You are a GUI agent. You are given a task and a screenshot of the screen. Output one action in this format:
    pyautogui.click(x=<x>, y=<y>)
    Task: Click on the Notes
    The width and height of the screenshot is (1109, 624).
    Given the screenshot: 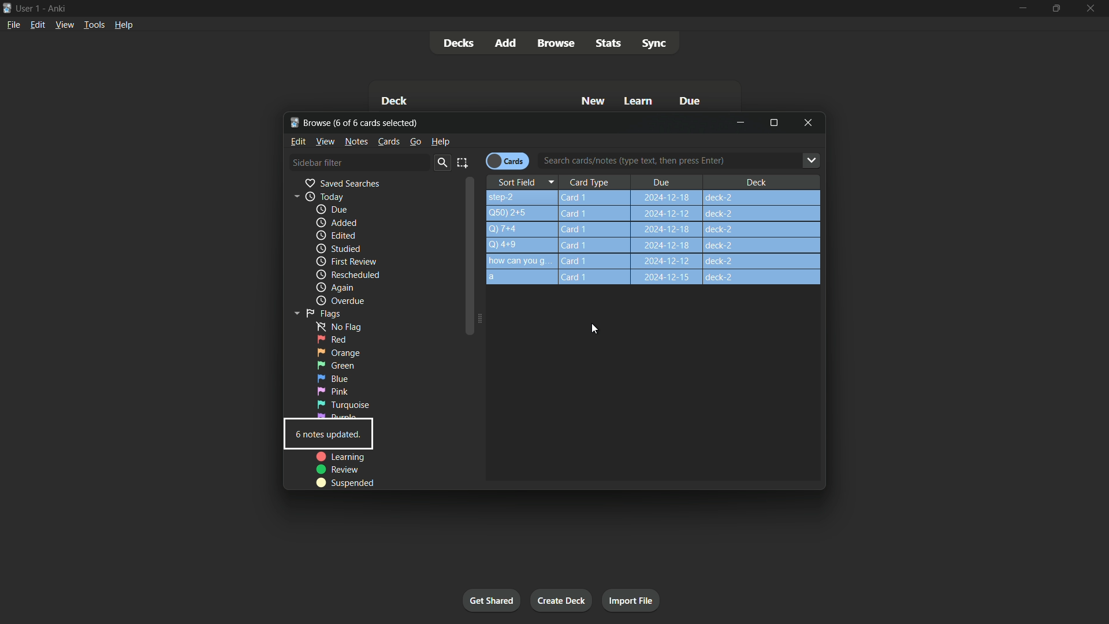 What is the action you would take?
    pyautogui.click(x=357, y=142)
    